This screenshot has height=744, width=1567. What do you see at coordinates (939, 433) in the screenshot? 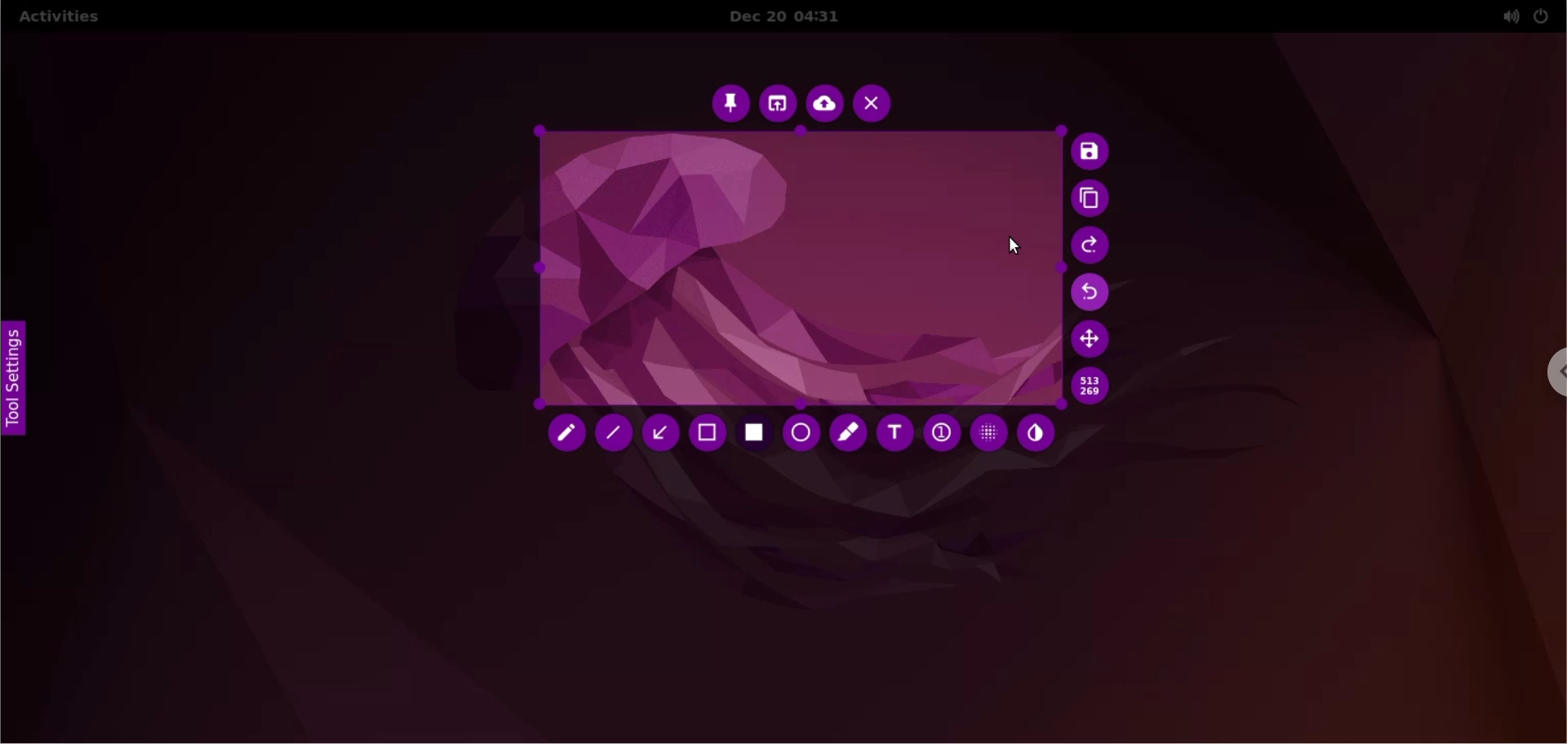
I see `auto increment` at bounding box center [939, 433].